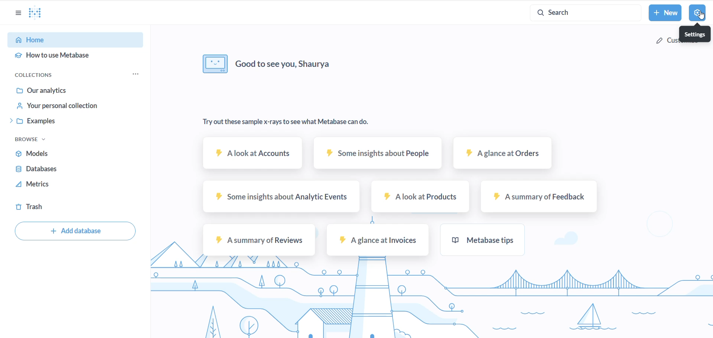  Describe the element at coordinates (76, 231) in the screenshot. I see `ADD DATABASE` at that location.